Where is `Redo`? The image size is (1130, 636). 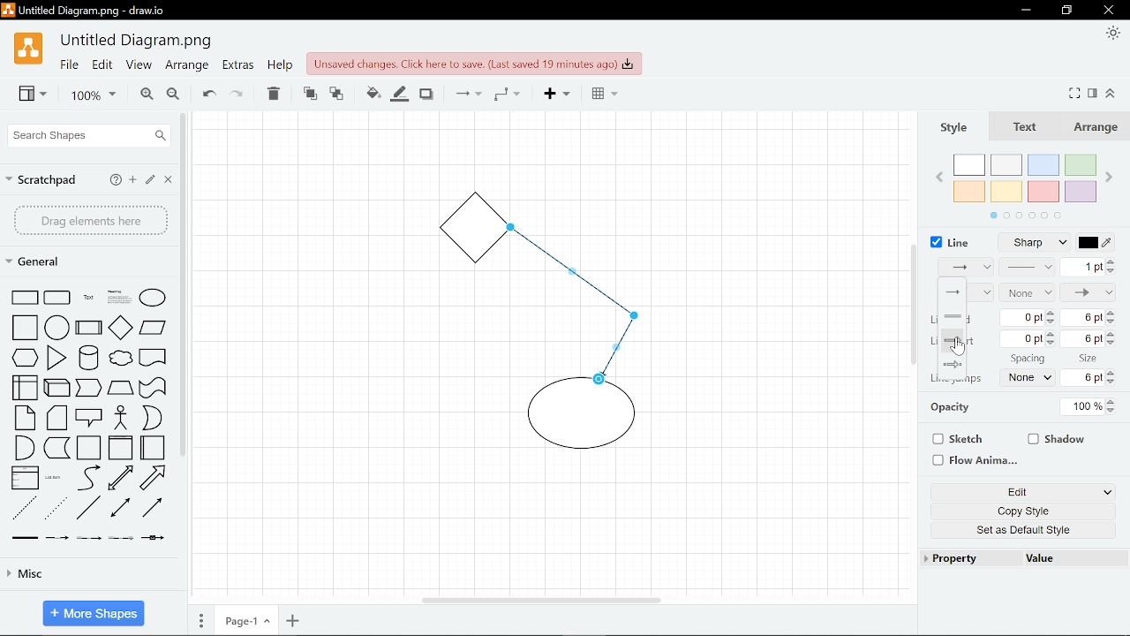
Redo is located at coordinates (238, 94).